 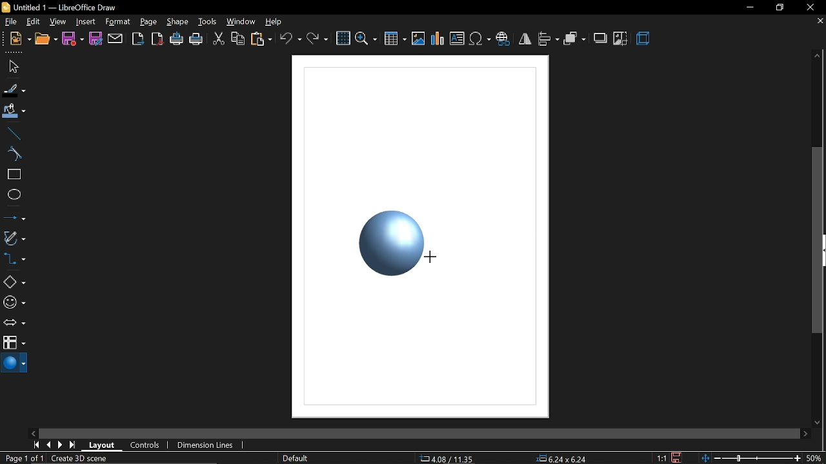 I want to click on print directly, so click(x=177, y=40).